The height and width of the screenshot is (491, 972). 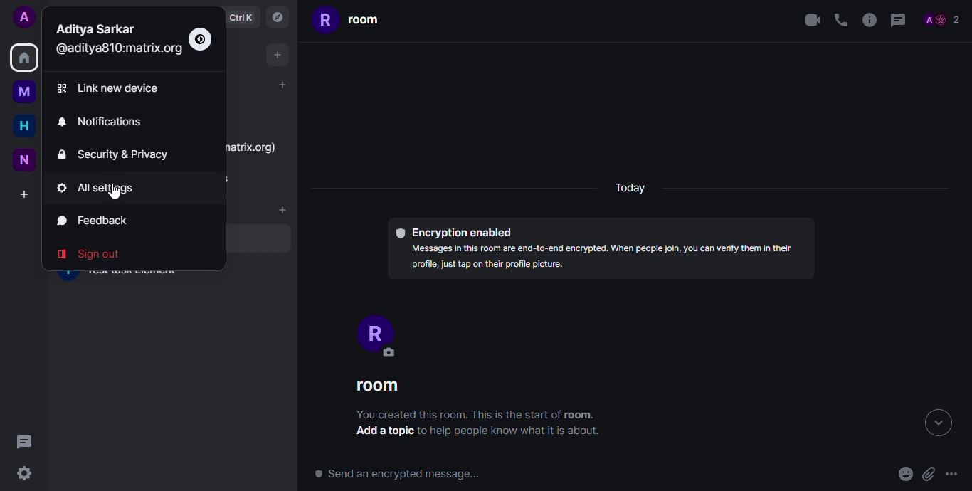 I want to click on new, so click(x=26, y=159).